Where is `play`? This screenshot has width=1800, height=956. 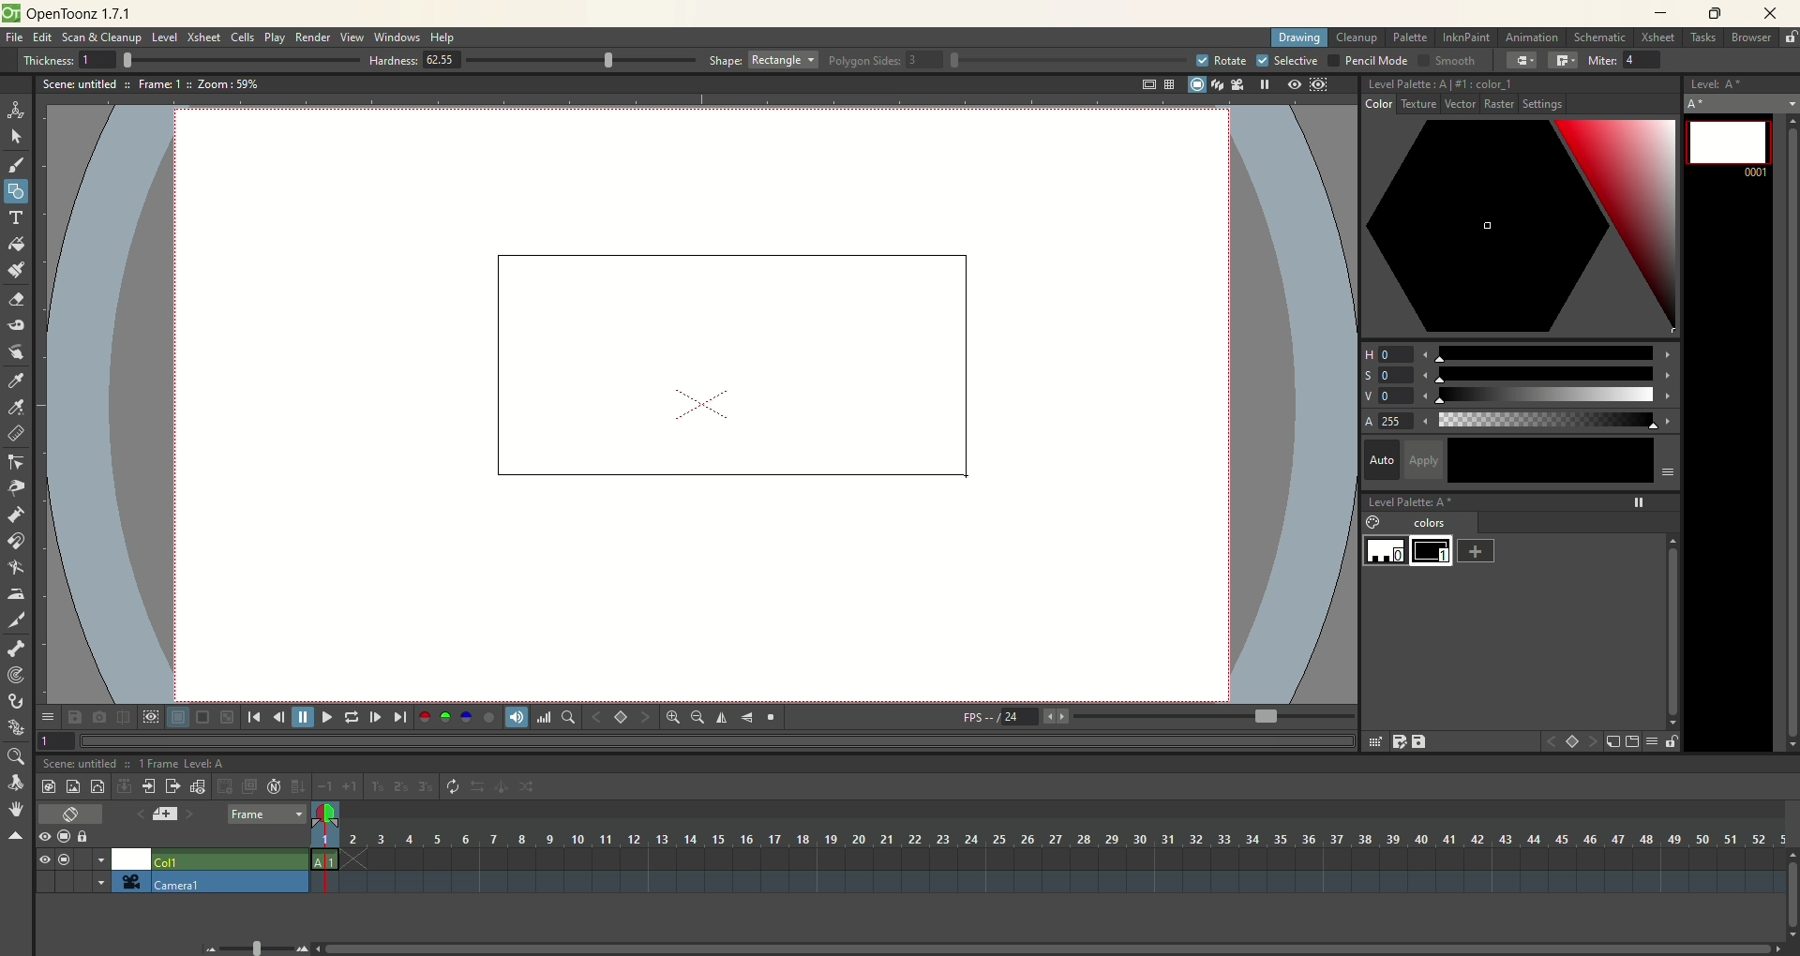
play is located at coordinates (275, 37).